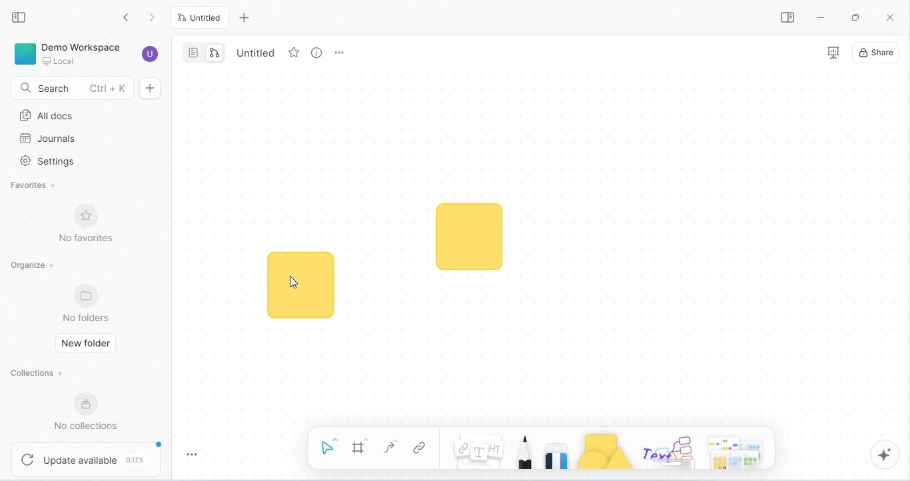 The image size is (910, 481). Describe the element at coordinates (246, 17) in the screenshot. I see `new tab` at that location.